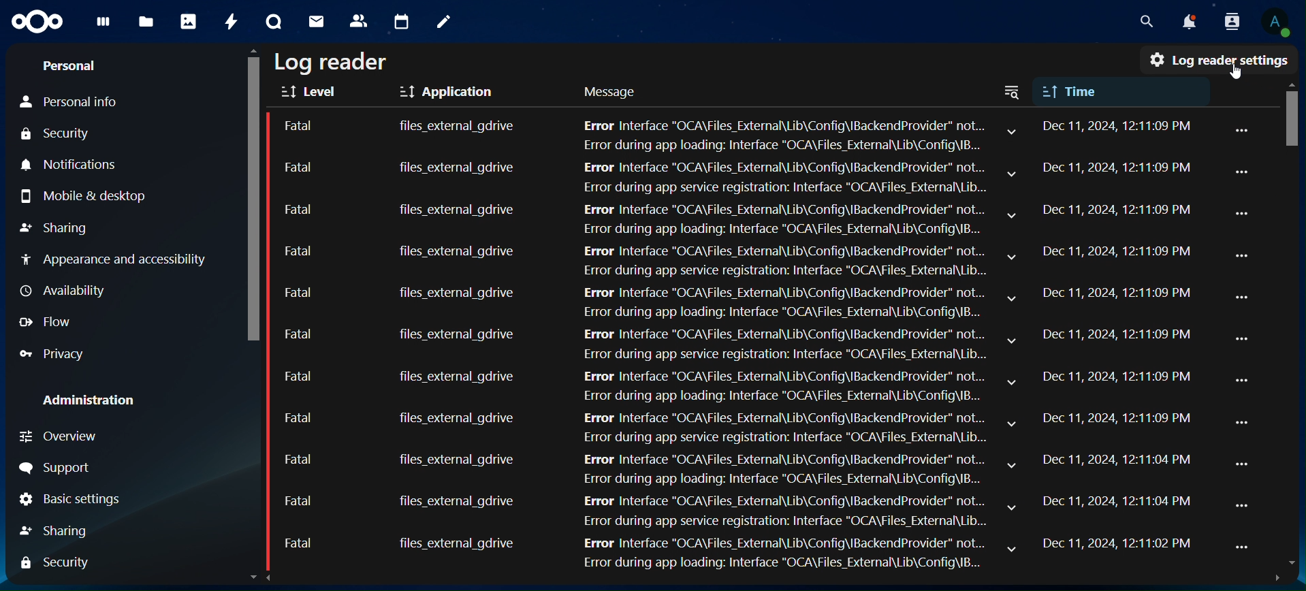  What do you see at coordinates (40, 22) in the screenshot?
I see `icon` at bounding box center [40, 22].